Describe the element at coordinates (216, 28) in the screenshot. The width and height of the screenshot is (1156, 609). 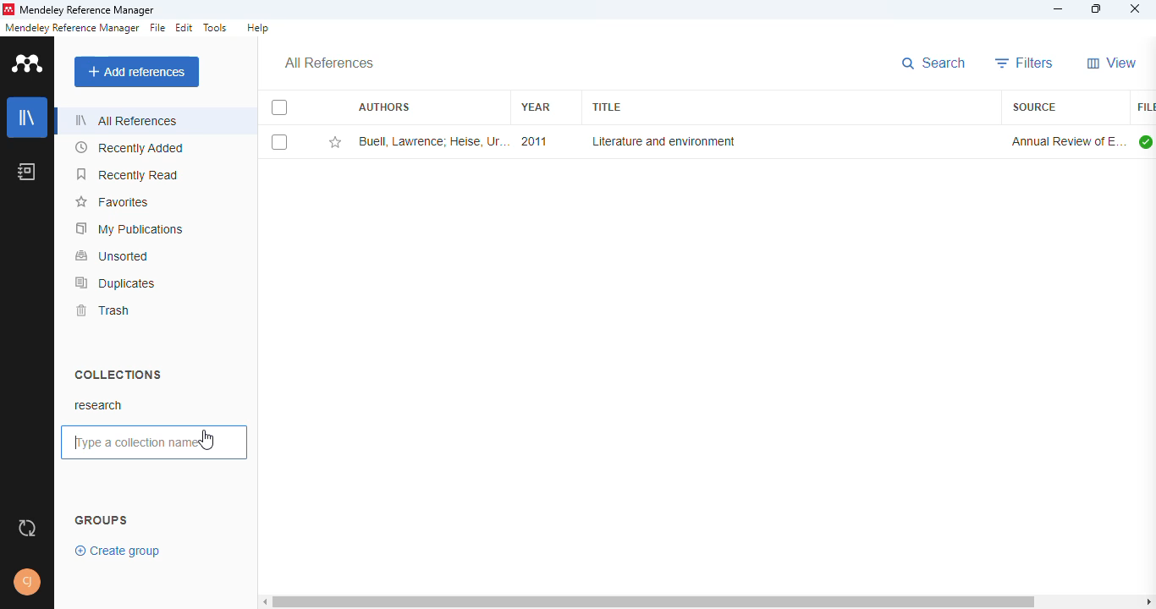
I see `tools` at that location.